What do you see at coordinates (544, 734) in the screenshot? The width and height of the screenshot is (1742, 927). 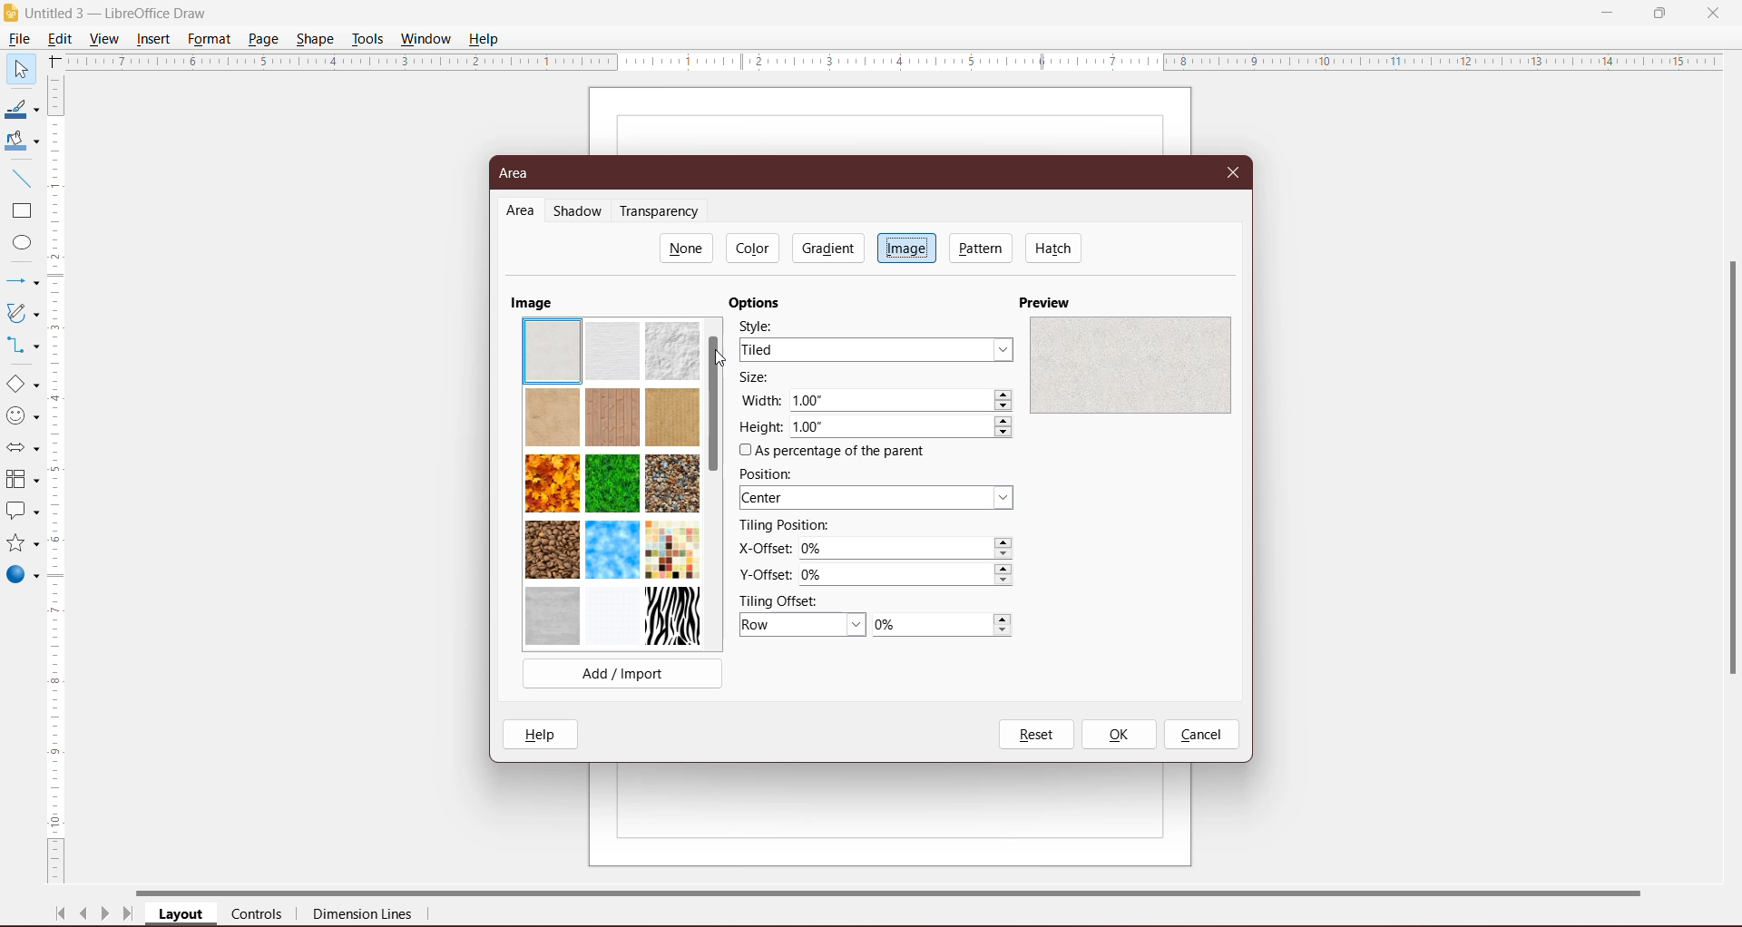 I see `Help` at bounding box center [544, 734].